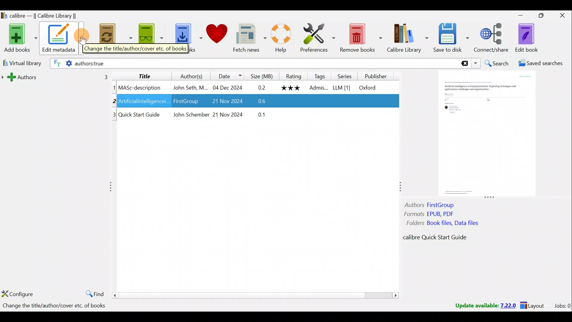 Image resolution: width=572 pixels, height=322 pixels. What do you see at coordinates (94, 294) in the screenshot?
I see `Find` at bounding box center [94, 294].